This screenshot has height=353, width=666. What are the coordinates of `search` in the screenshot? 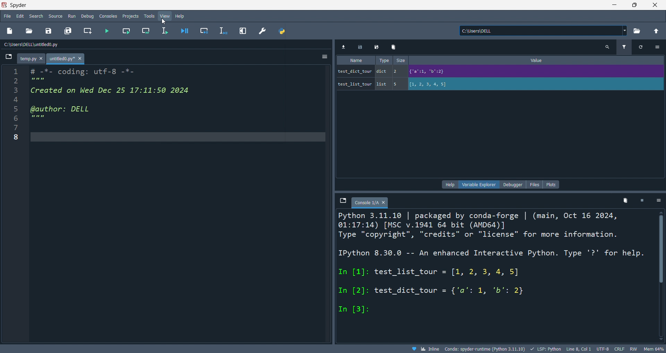 It's located at (37, 16).